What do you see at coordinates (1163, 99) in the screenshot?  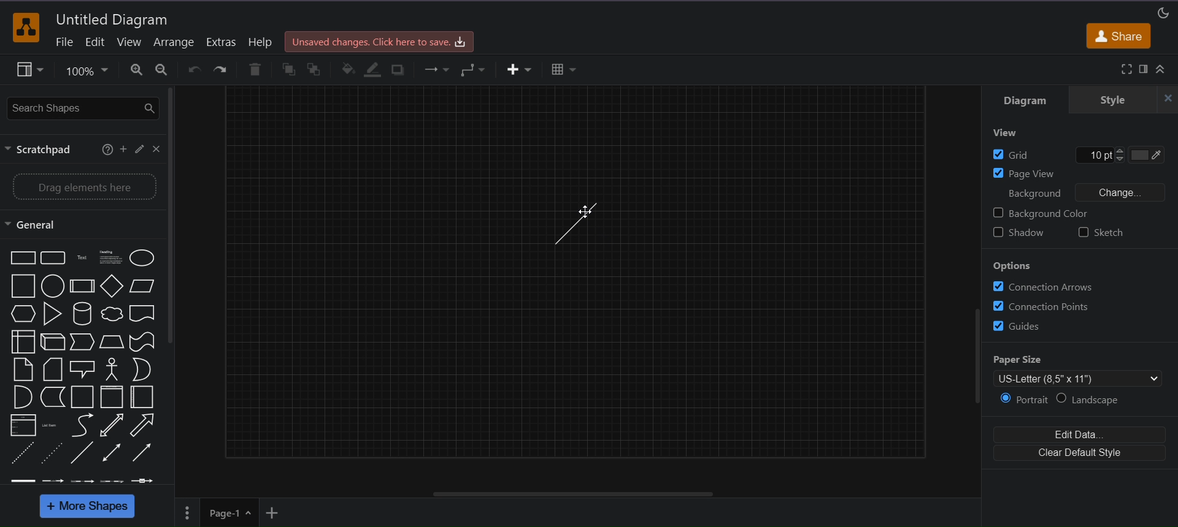 I see `hide` at bounding box center [1163, 99].